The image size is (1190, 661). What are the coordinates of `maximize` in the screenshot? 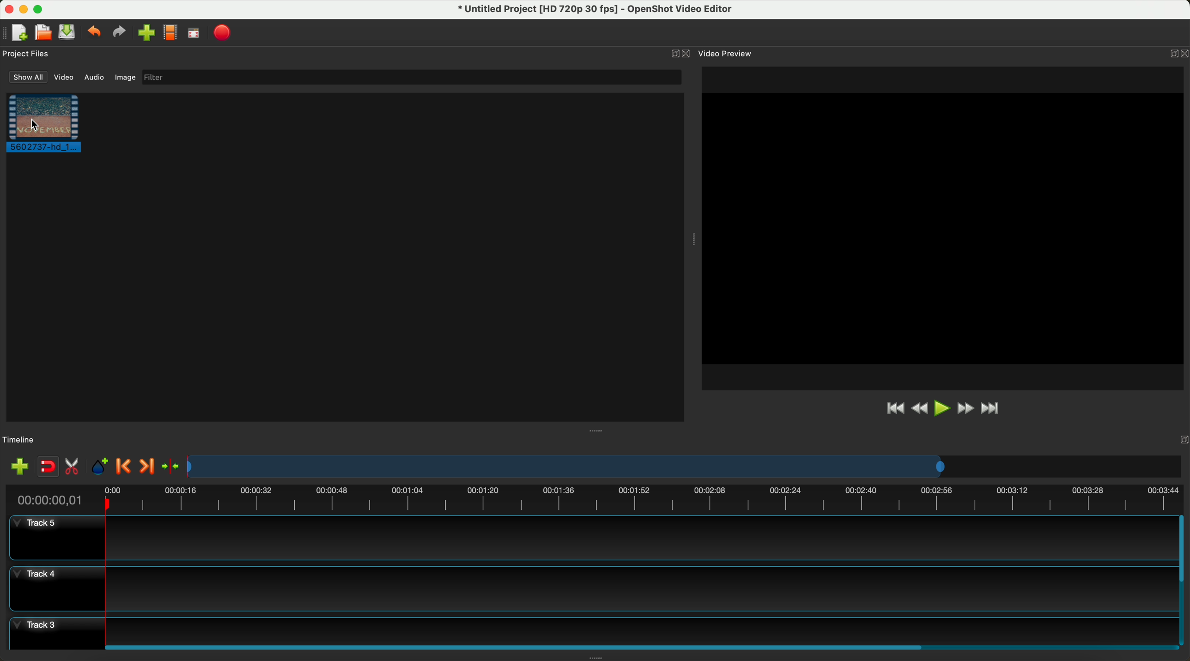 It's located at (41, 9).